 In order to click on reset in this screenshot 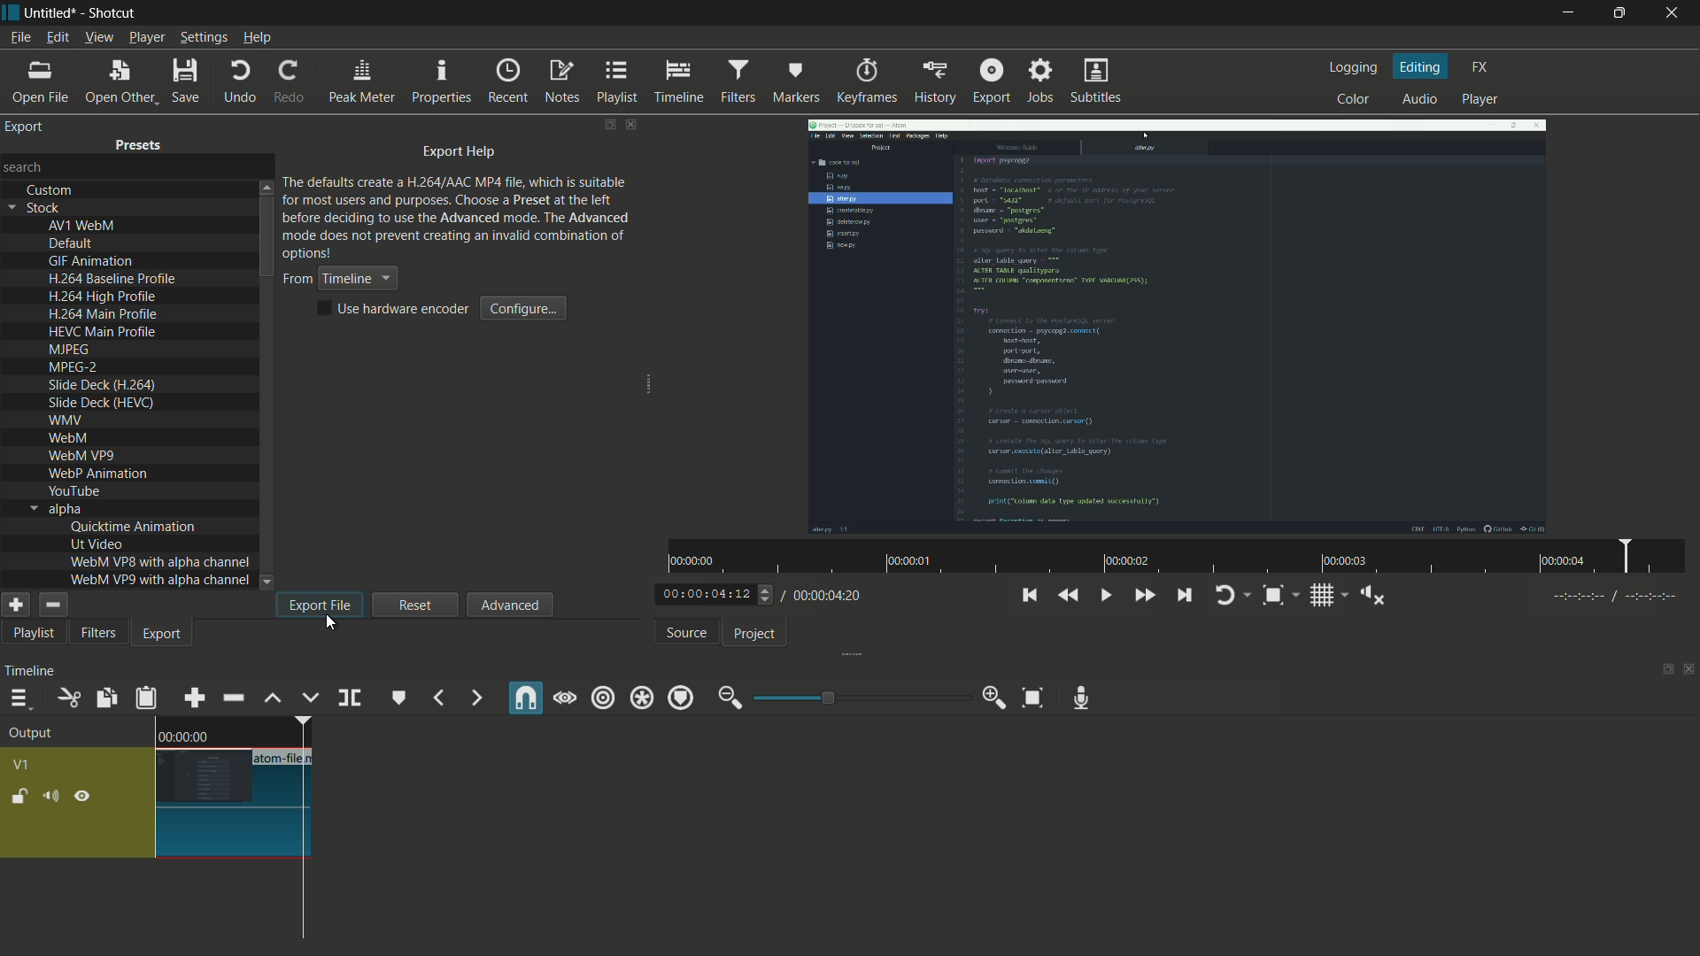, I will do `click(416, 604)`.